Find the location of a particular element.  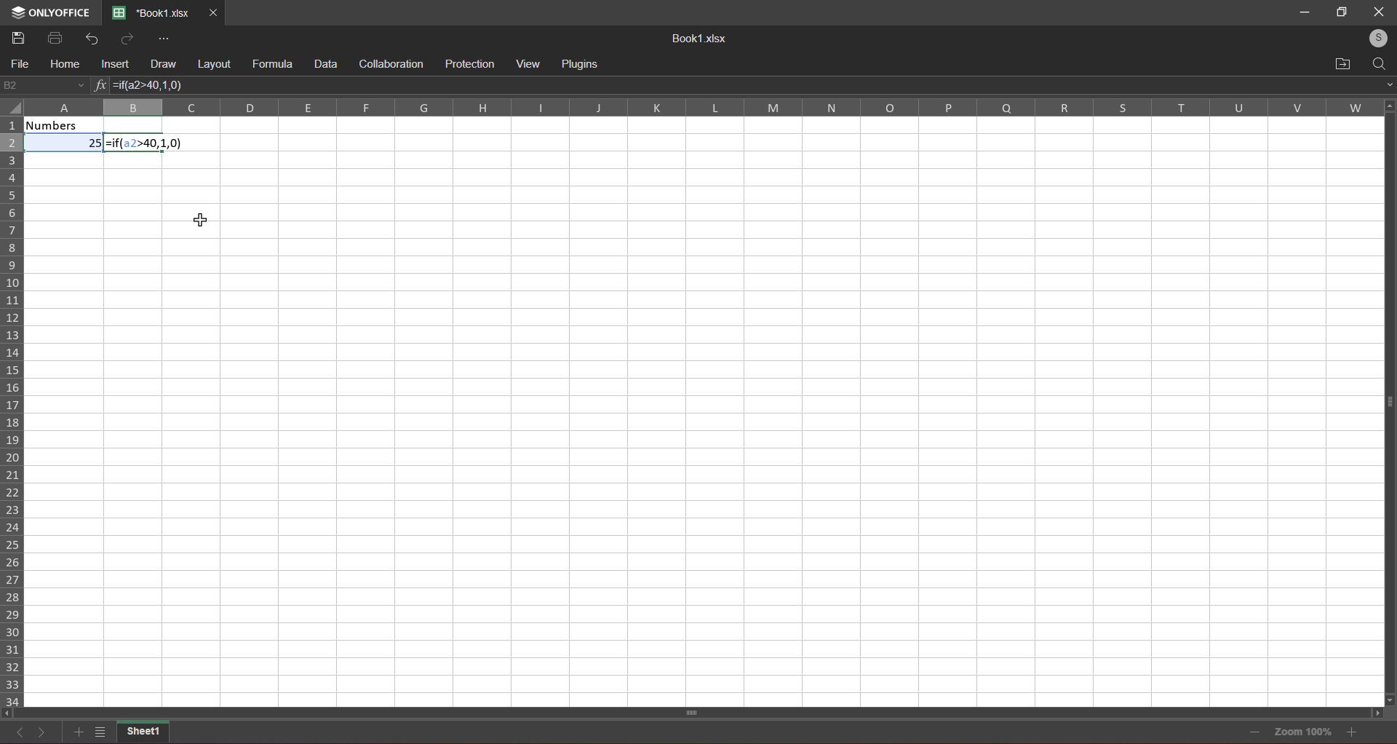

zoom in is located at coordinates (1353, 733).